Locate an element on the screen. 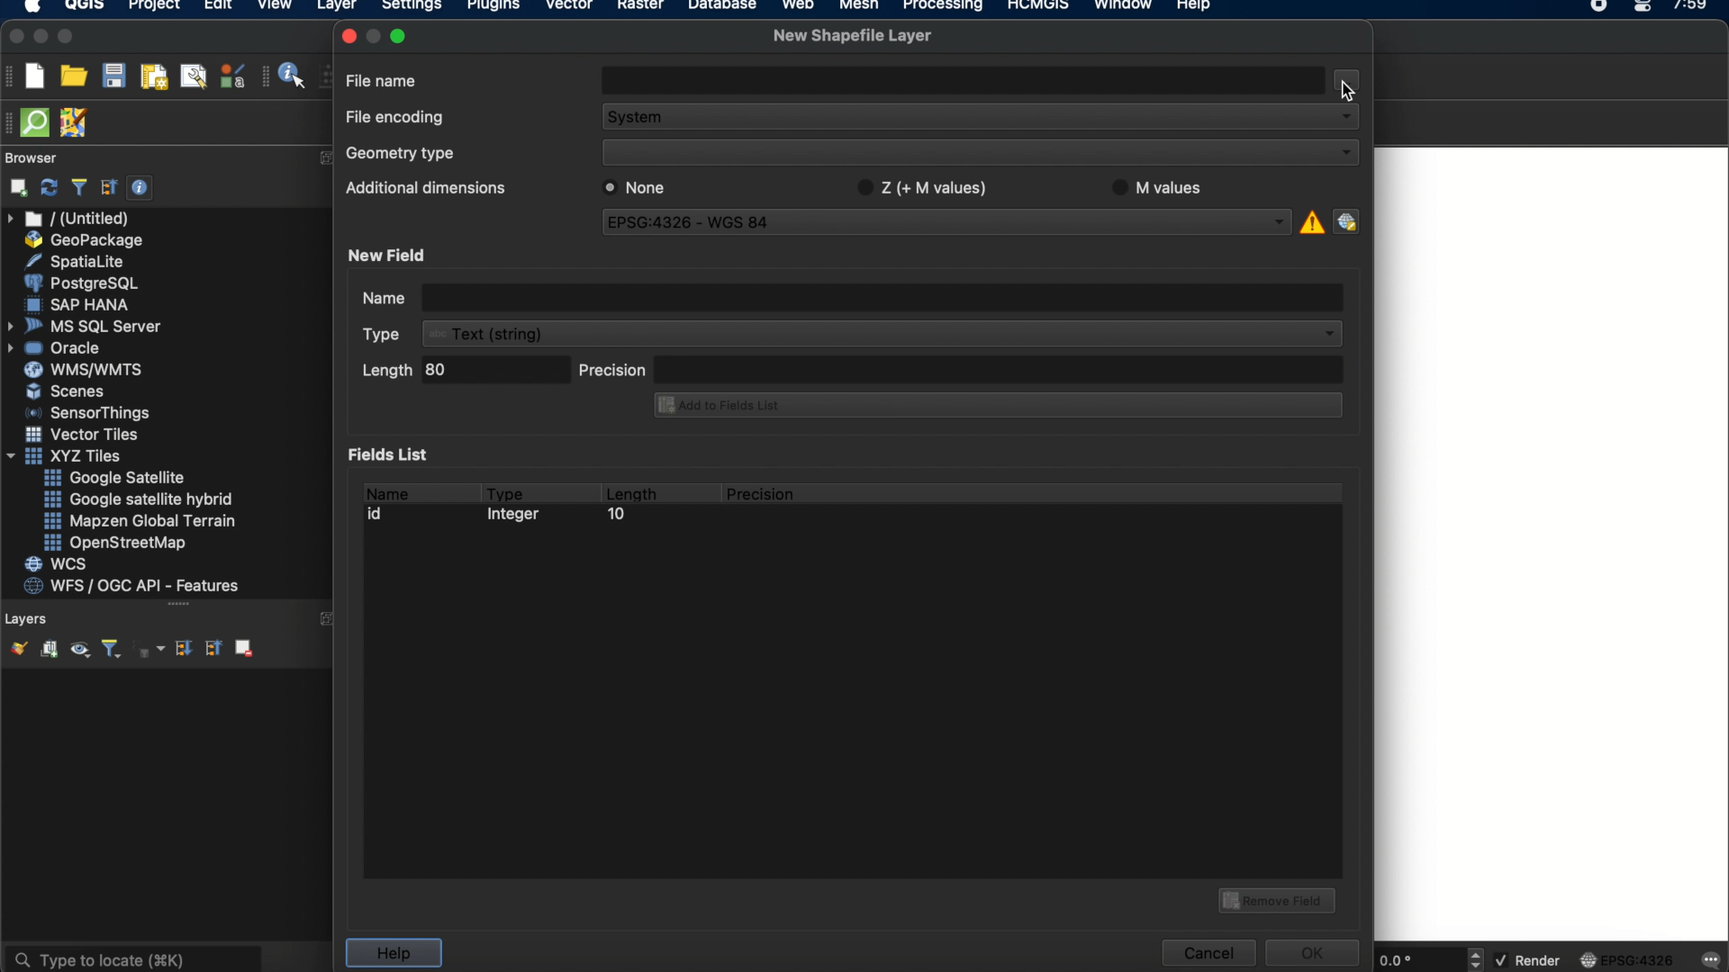 This screenshot has width=1729, height=972. geometry type dropdown menu is located at coordinates (981, 151).